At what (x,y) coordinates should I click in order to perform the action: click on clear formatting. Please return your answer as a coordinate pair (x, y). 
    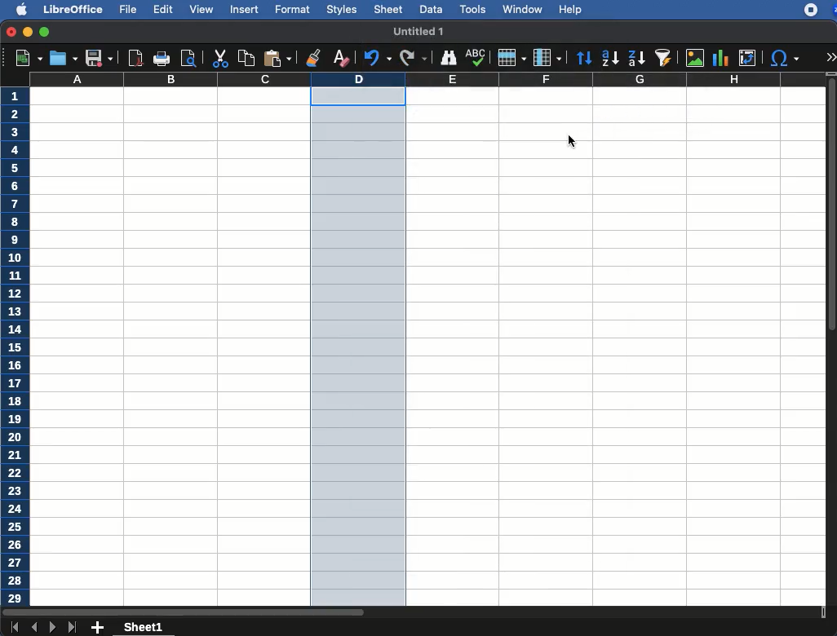
    Looking at the image, I should click on (340, 60).